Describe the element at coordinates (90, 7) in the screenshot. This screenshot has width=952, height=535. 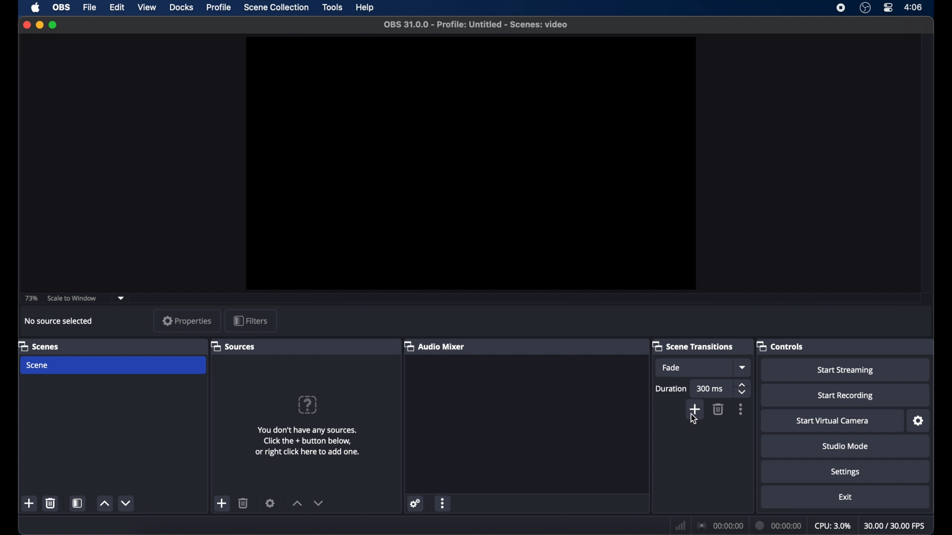
I see `file` at that location.